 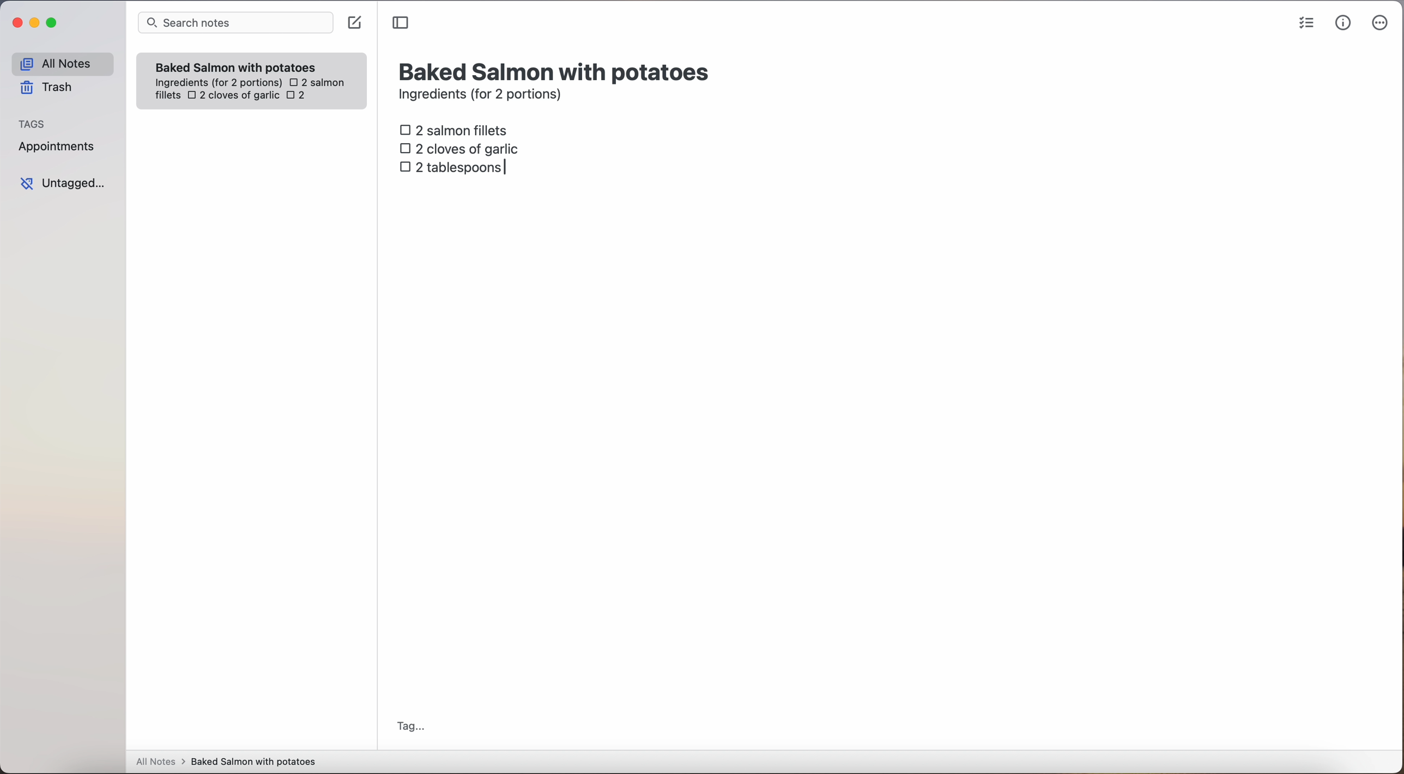 What do you see at coordinates (1306, 23) in the screenshot?
I see `check list` at bounding box center [1306, 23].